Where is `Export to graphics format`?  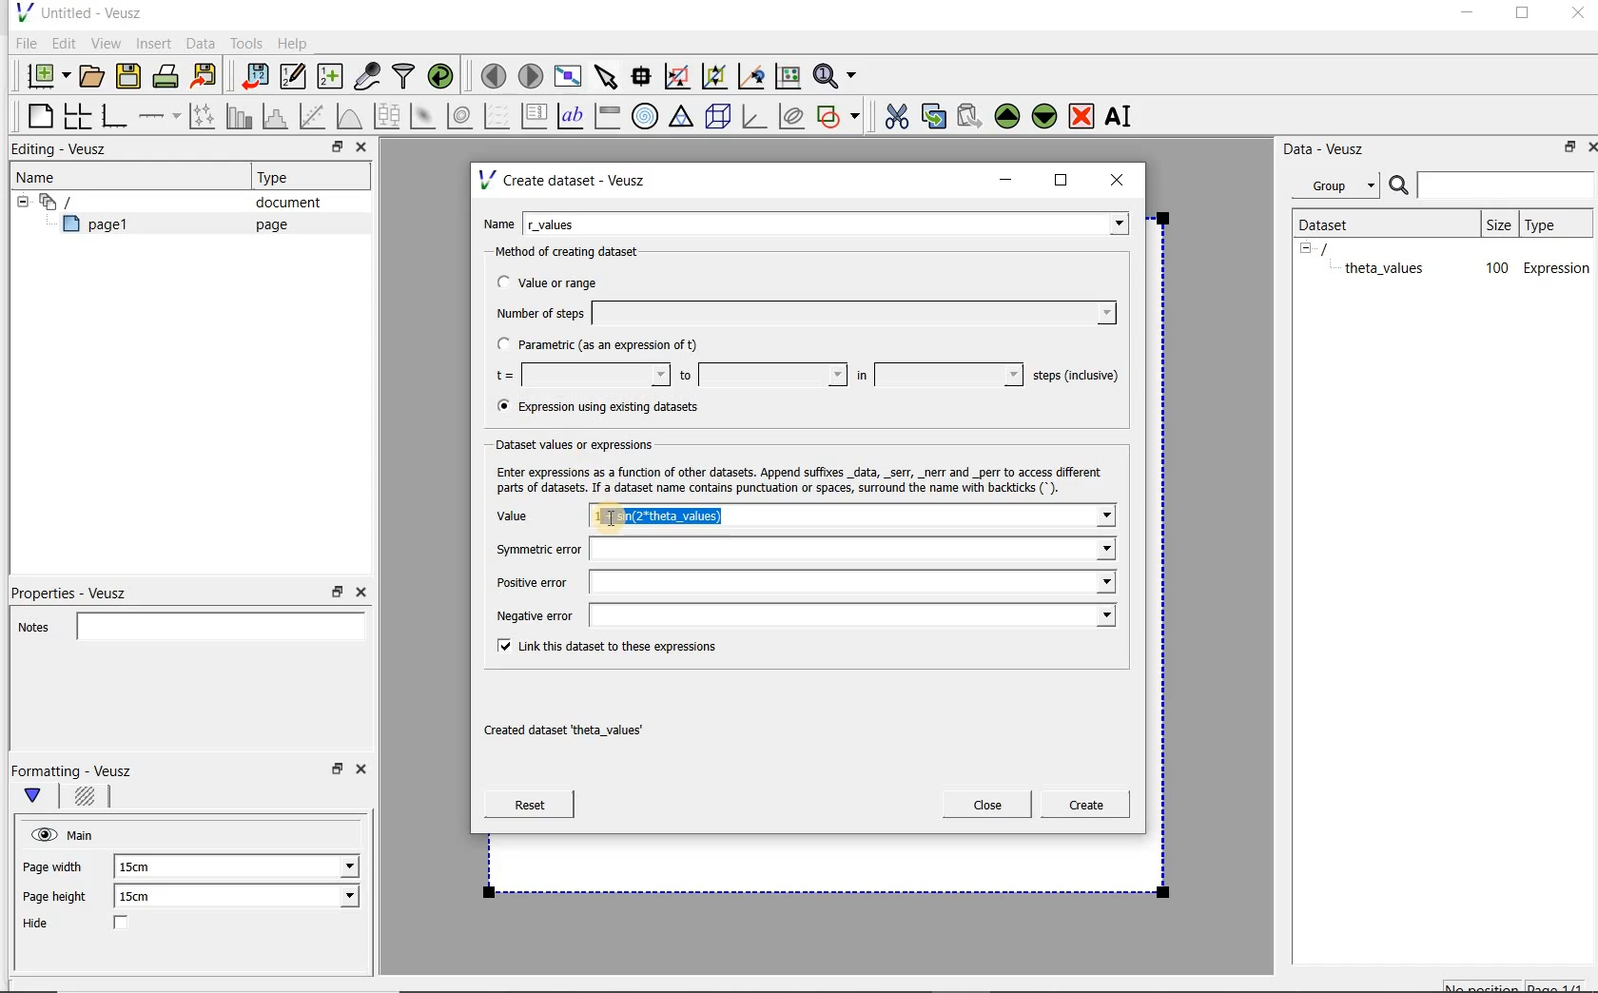
Export to graphics format is located at coordinates (205, 78).